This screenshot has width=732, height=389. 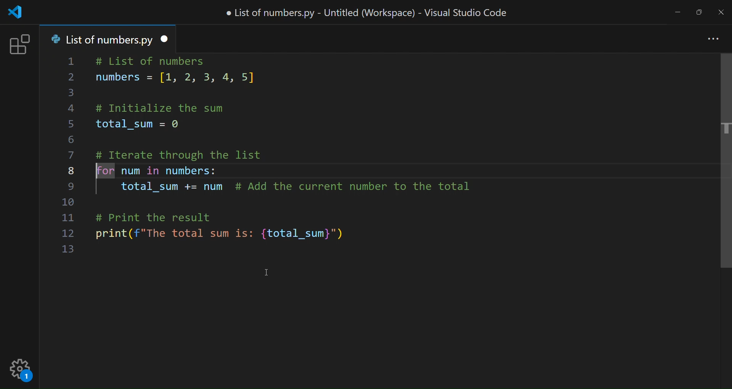 I want to click on close tab, so click(x=166, y=39).